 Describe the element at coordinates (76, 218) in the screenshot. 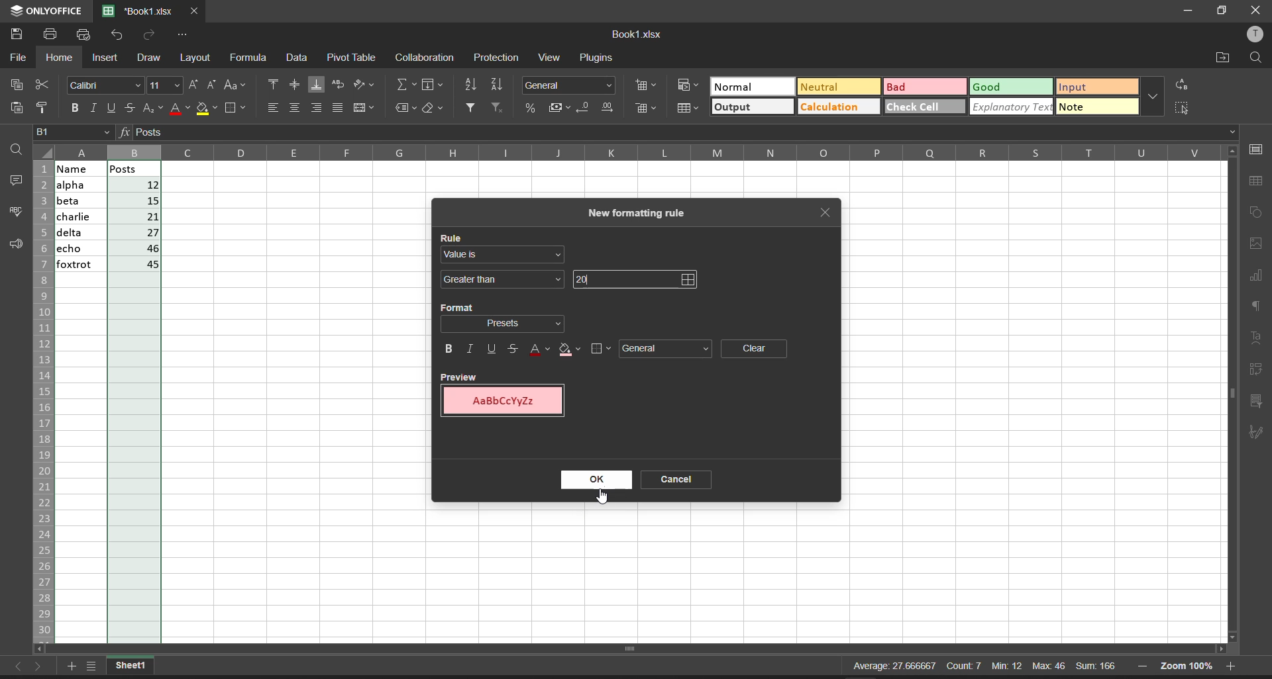

I see `name` at that location.